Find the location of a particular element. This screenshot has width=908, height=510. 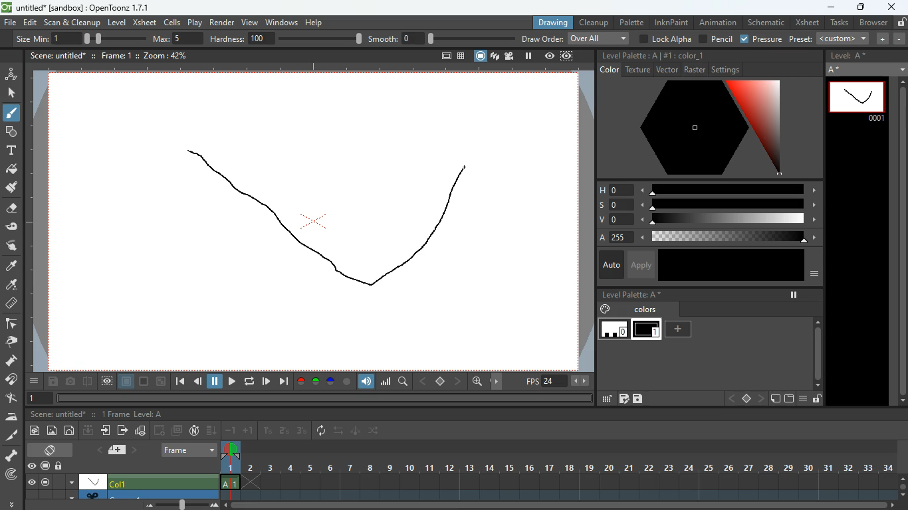

view is located at coordinates (31, 482).